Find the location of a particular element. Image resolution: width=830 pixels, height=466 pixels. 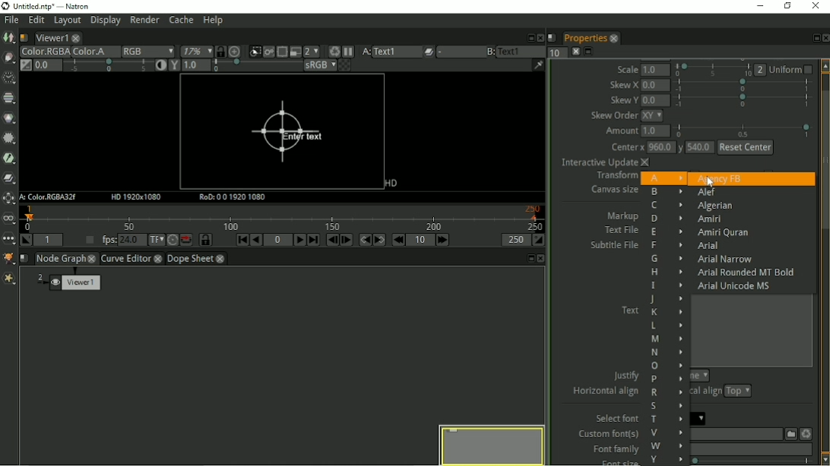

top is located at coordinates (738, 392).